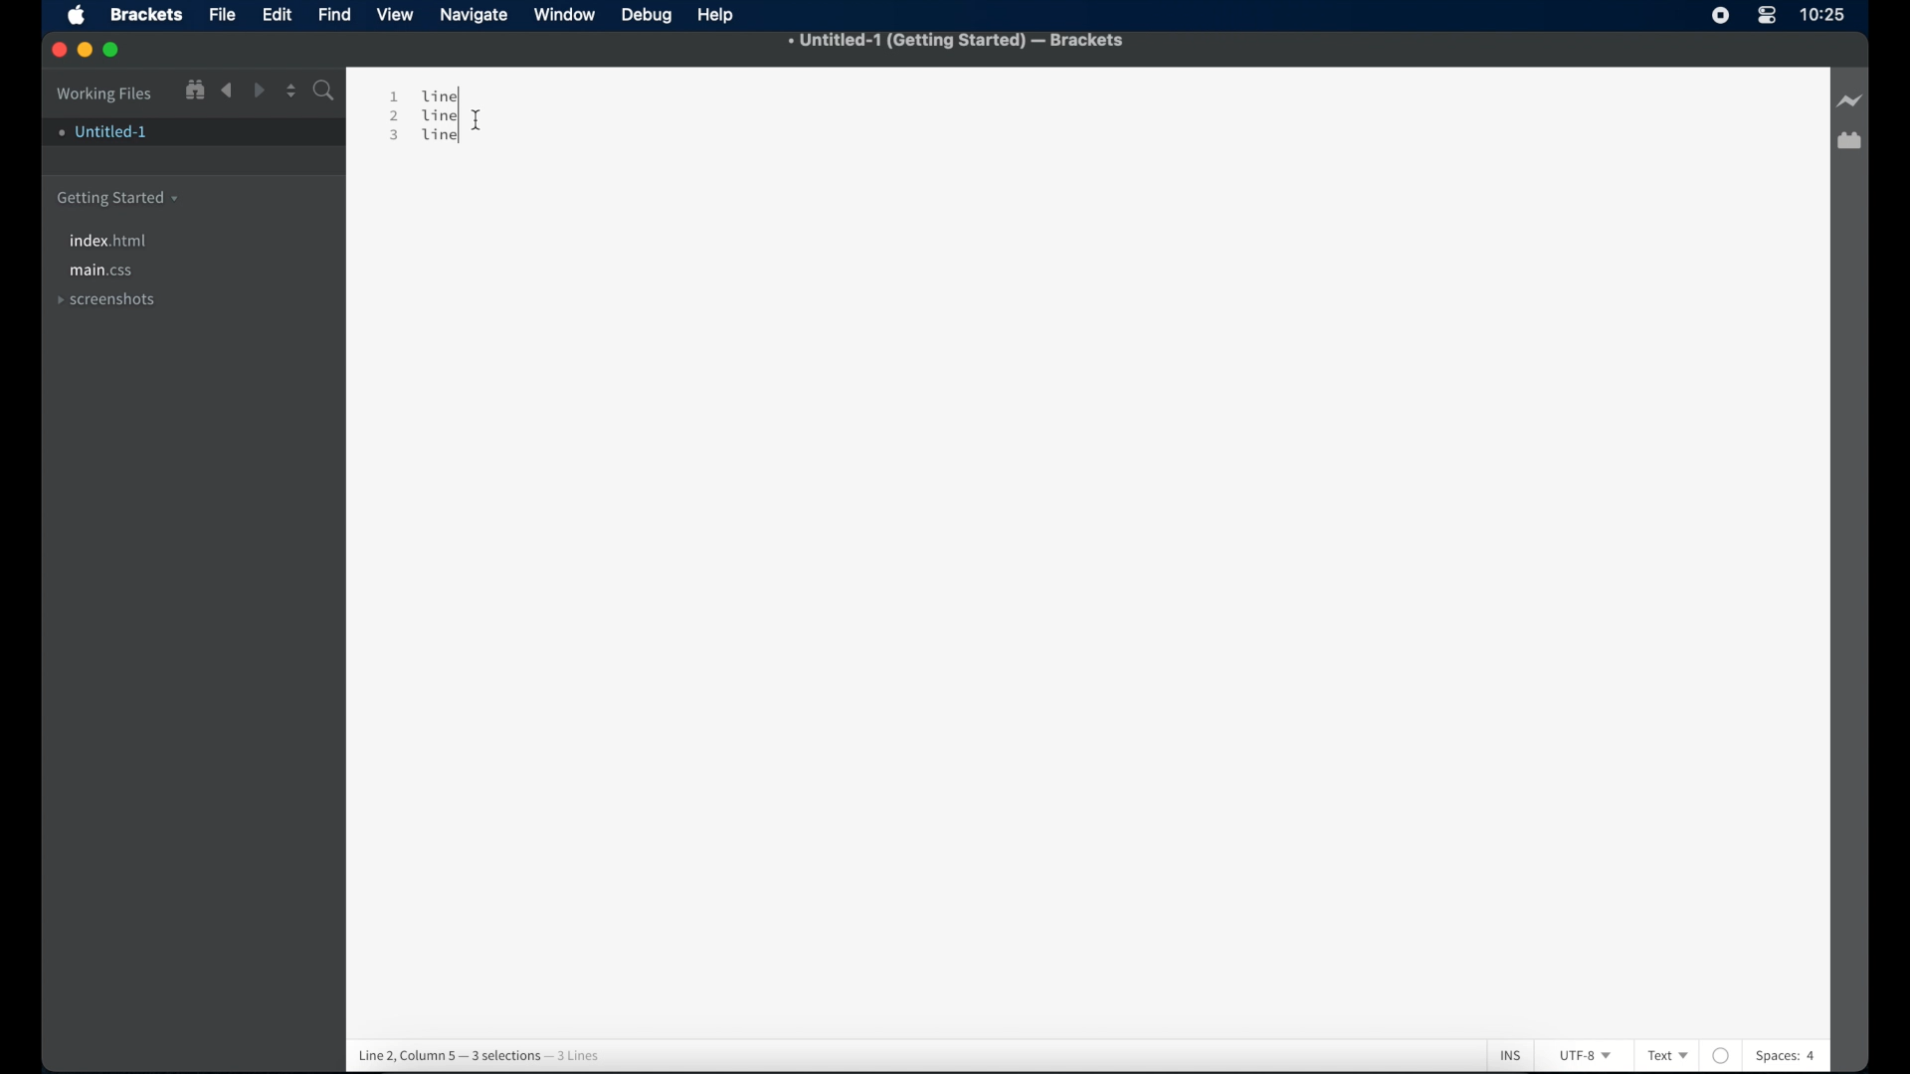  What do you see at coordinates (476, 16) in the screenshot?
I see `navigate` at bounding box center [476, 16].